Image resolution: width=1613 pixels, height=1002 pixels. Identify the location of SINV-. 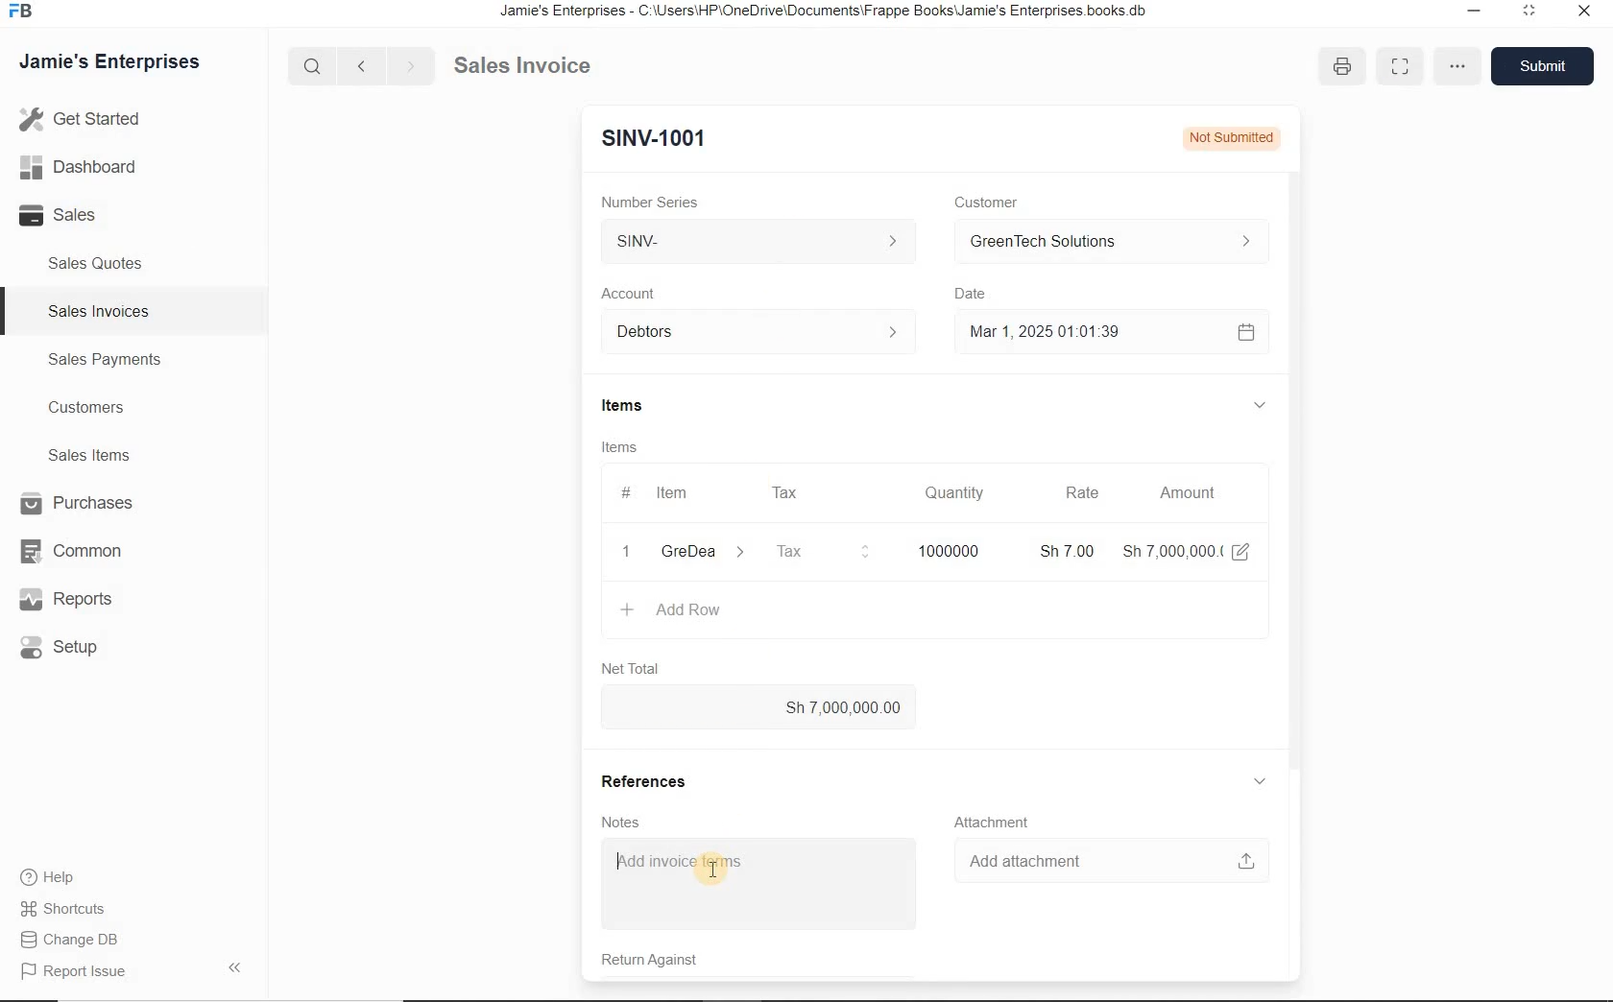
(762, 244).